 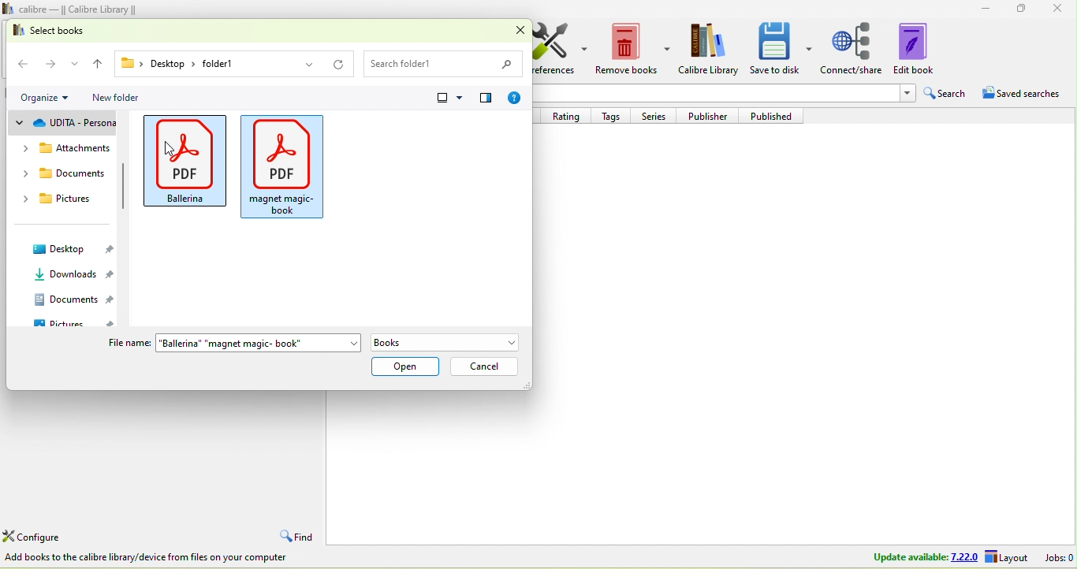 I want to click on layout, so click(x=1008, y=557).